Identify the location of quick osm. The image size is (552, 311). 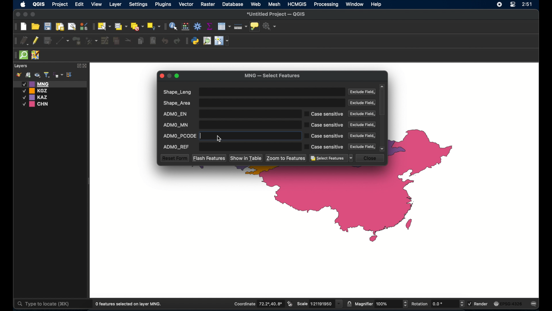
(24, 55).